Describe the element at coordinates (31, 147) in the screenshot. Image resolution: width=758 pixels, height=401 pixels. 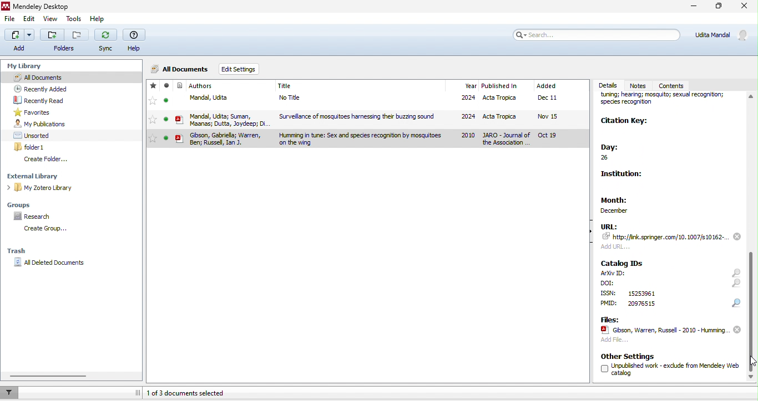
I see `folder 1` at that location.